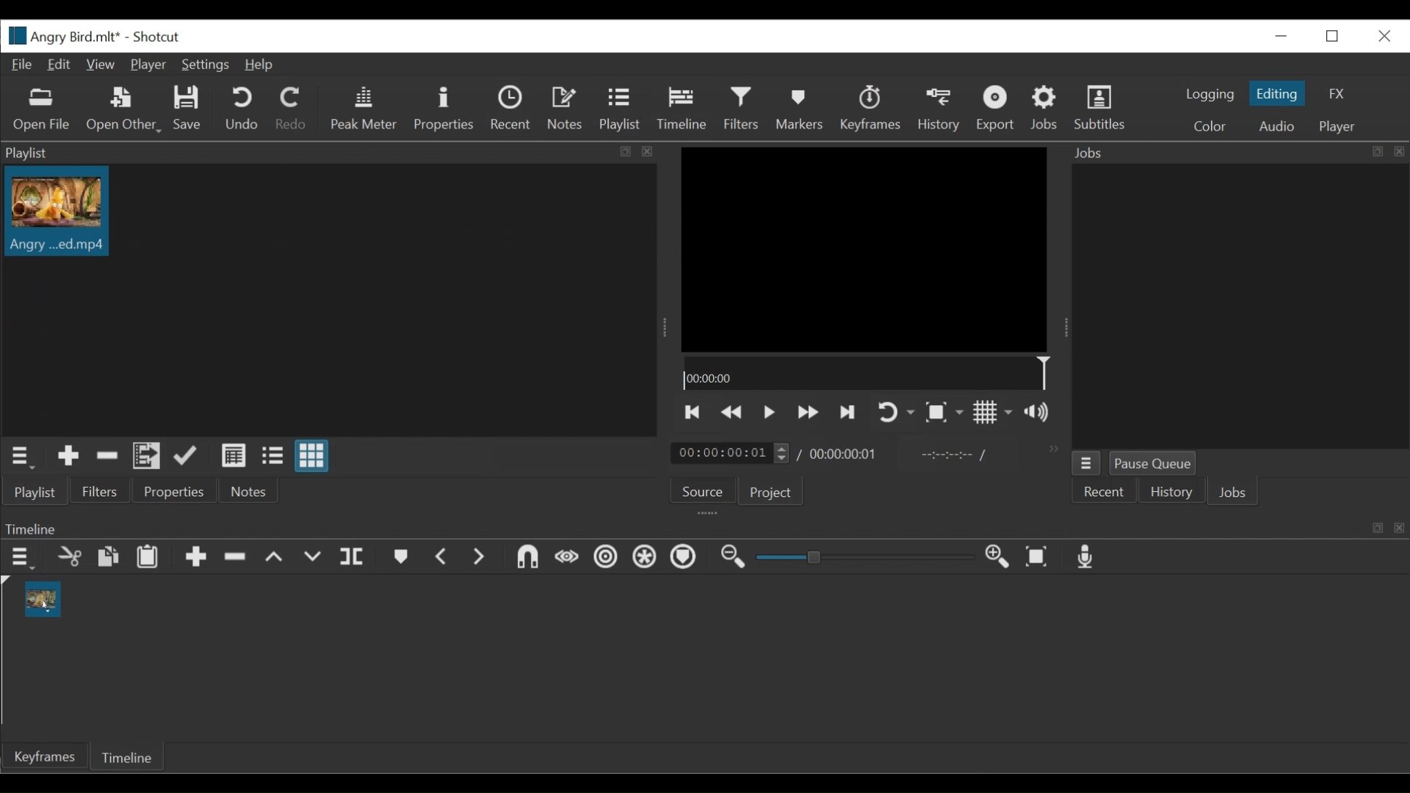 The height and width of the screenshot is (793, 1410). Describe the element at coordinates (60, 226) in the screenshot. I see `Cursor` at that location.